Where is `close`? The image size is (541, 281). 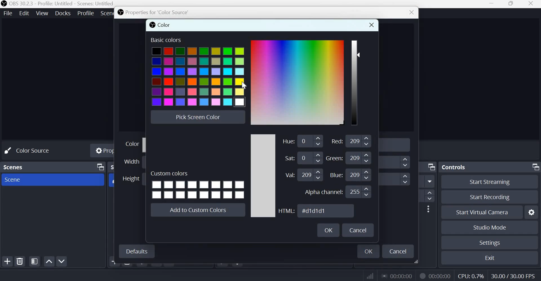 close is located at coordinates (371, 26).